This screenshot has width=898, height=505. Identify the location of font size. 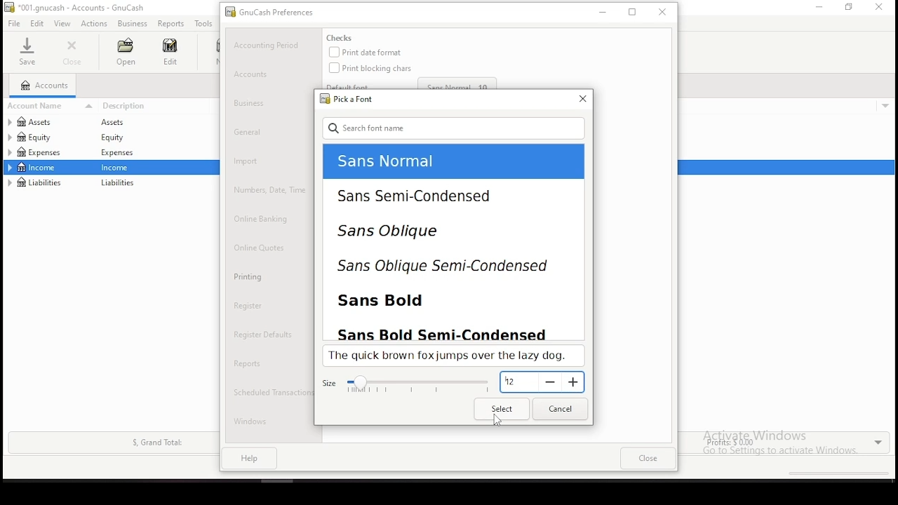
(542, 383).